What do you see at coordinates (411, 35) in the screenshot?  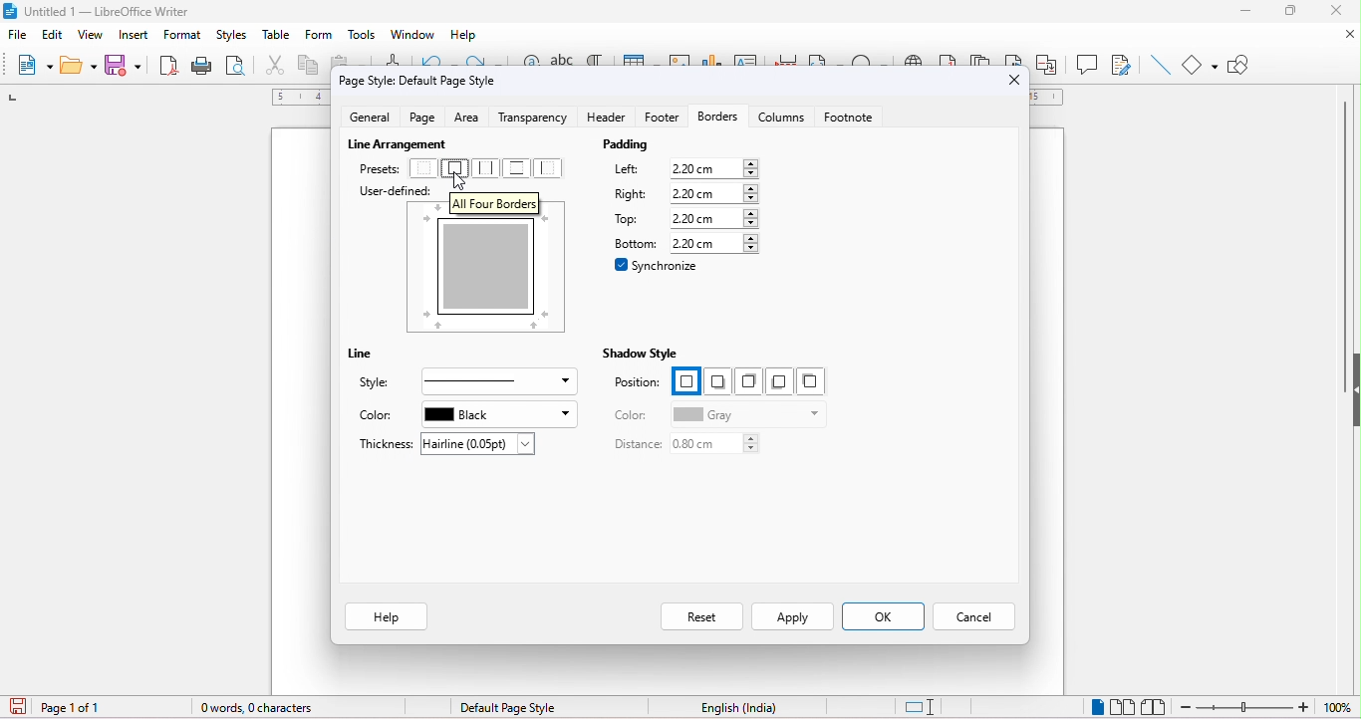 I see `window` at bounding box center [411, 35].